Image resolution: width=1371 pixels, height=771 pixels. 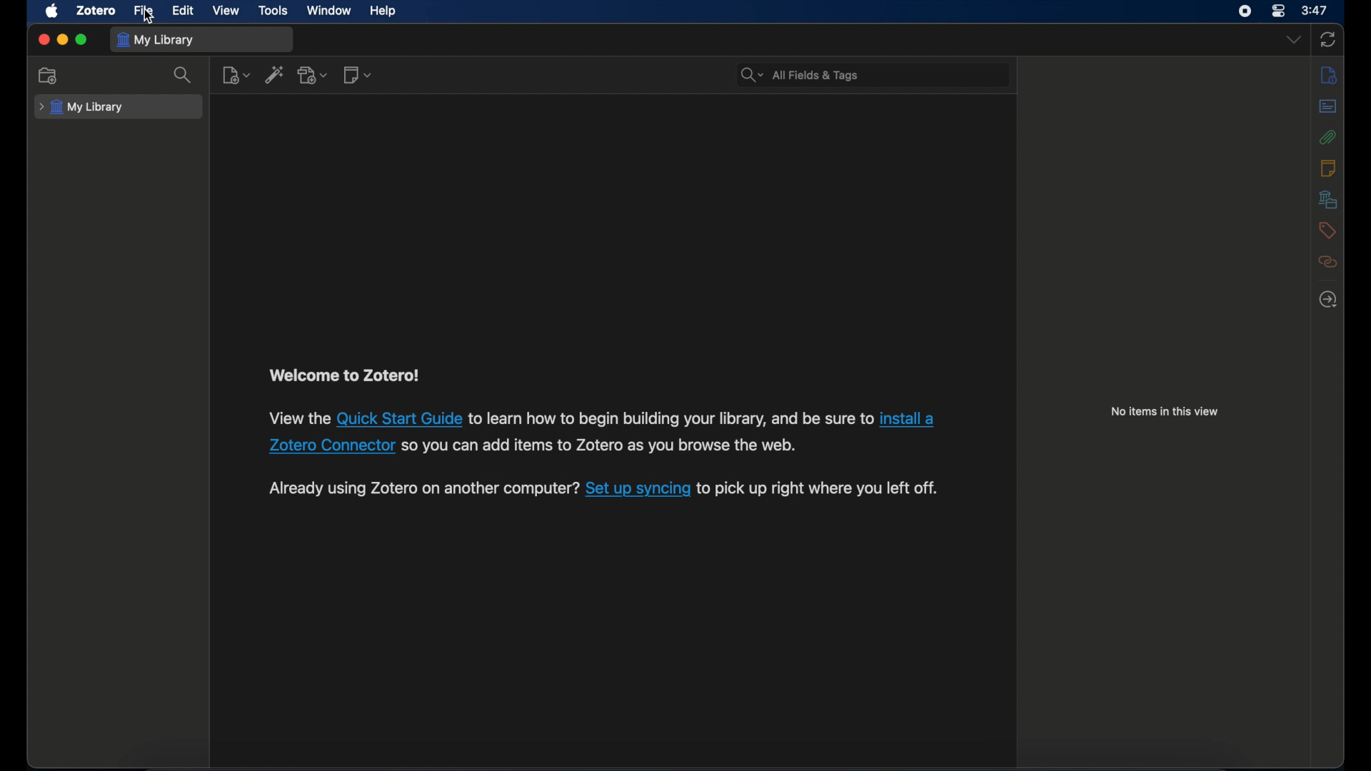 I want to click on apple, so click(x=52, y=11).